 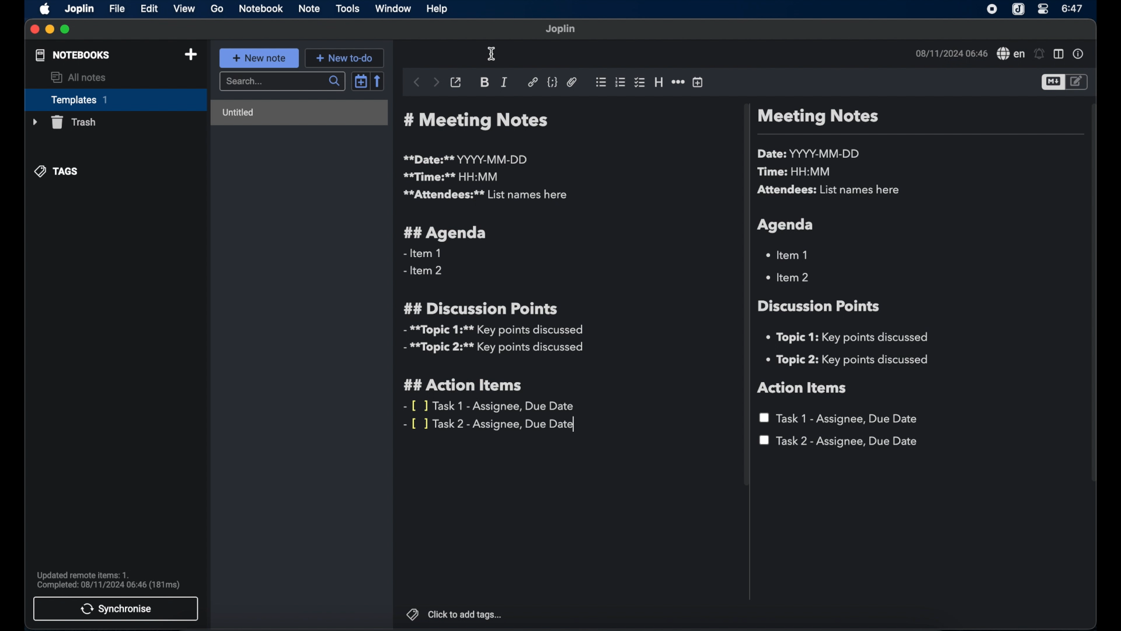 What do you see at coordinates (803, 388) in the screenshot?
I see `action items` at bounding box center [803, 388].